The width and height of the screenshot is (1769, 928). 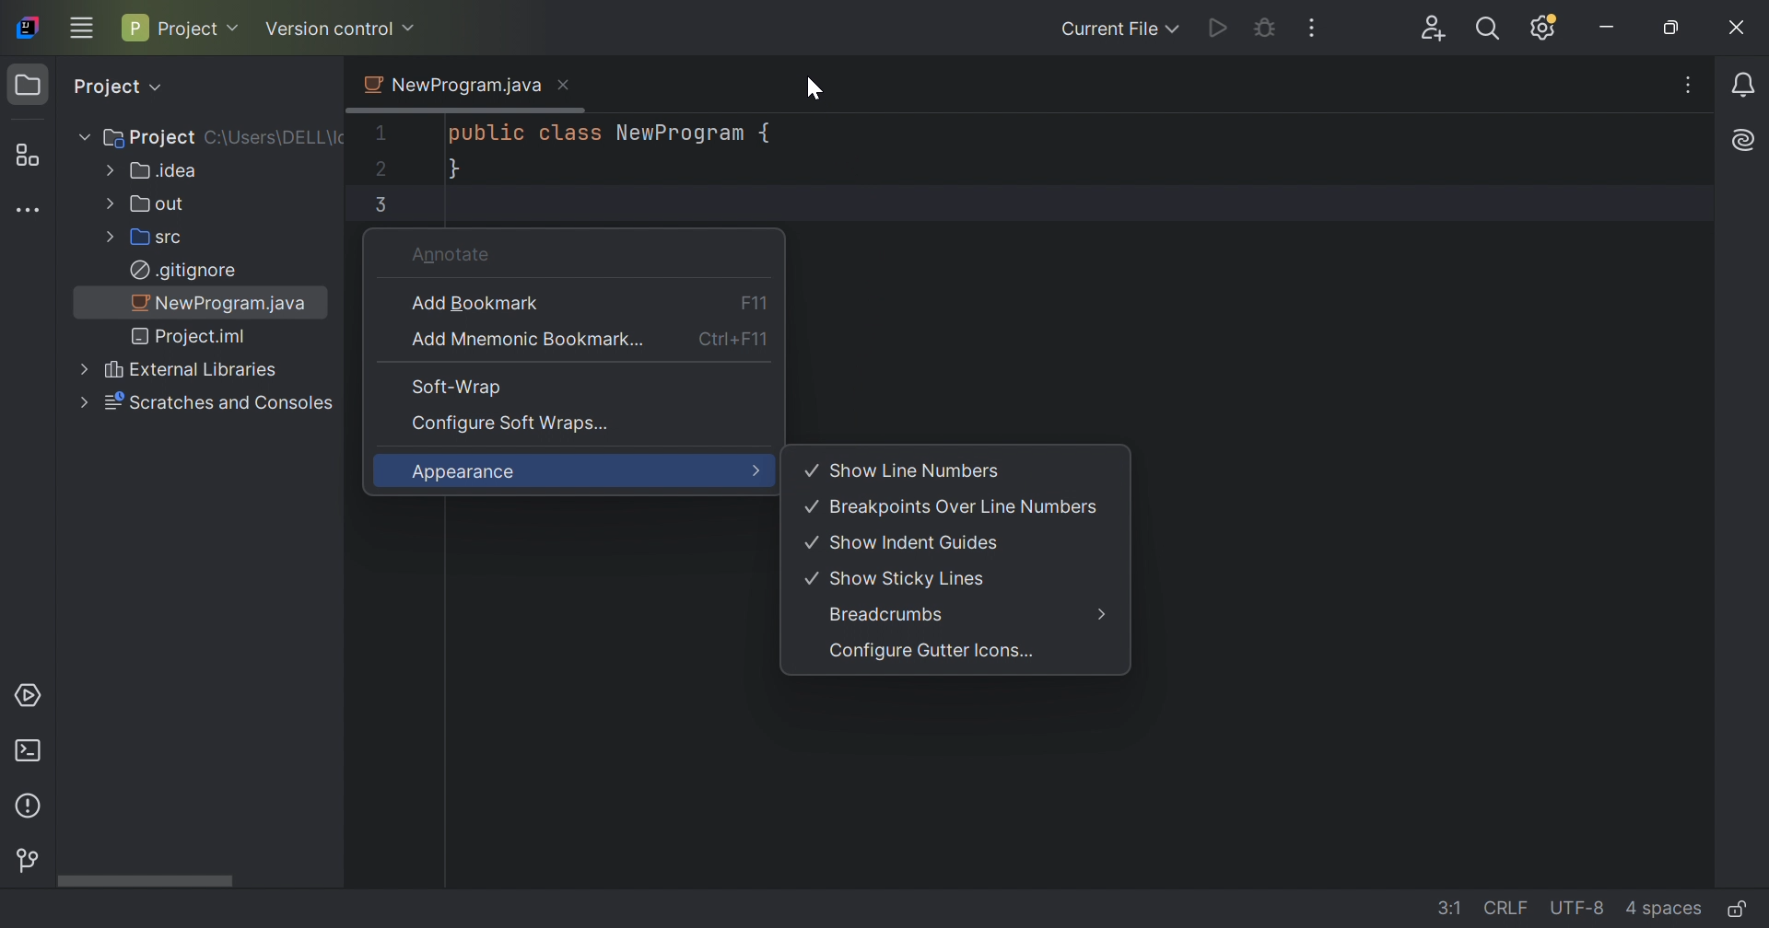 What do you see at coordinates (81, 137) in the screenshot?
I see `Drop Down` at bounding box center [81, 137].